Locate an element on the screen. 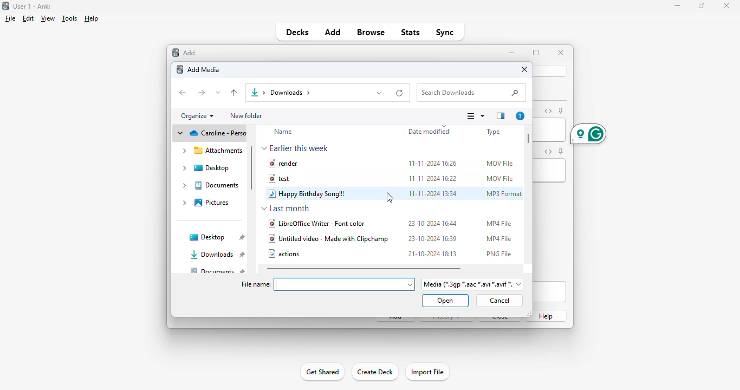  get help is located at coordinates (520, 116).